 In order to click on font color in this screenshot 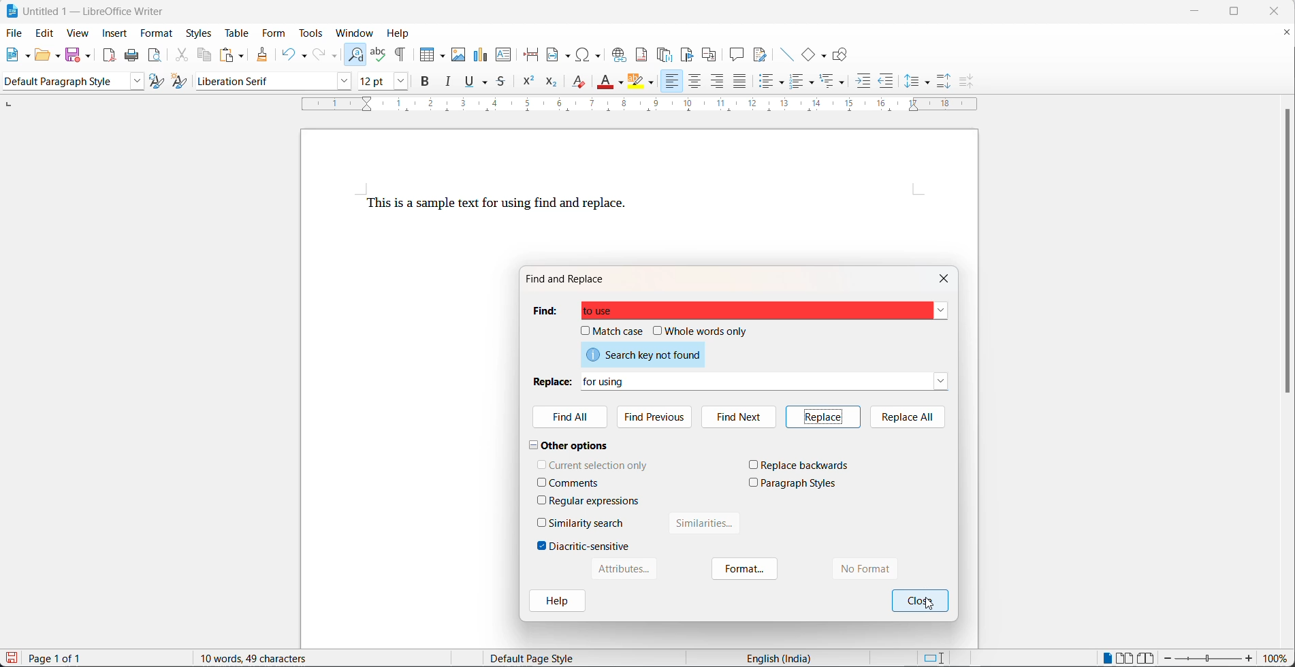, I will do `click(621, 83)`.